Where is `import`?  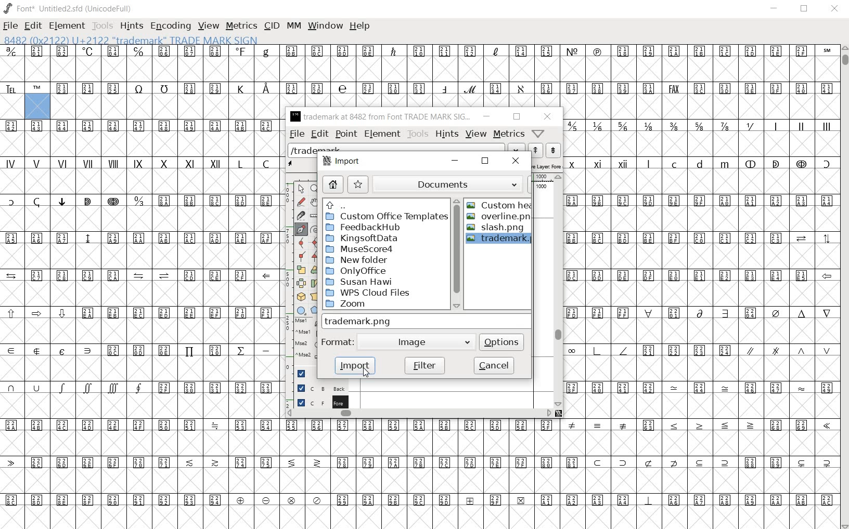 import is located at coordinates (342, 161).